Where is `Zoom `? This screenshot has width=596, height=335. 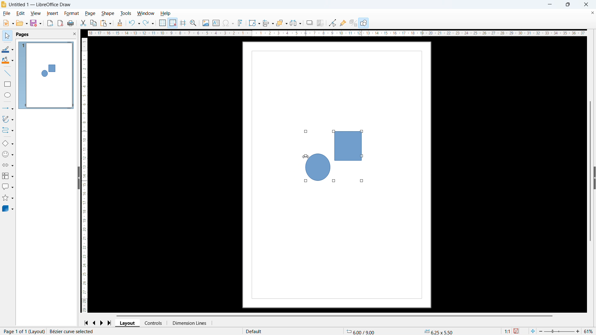 Zoom  is located at coordinates (193, 23).